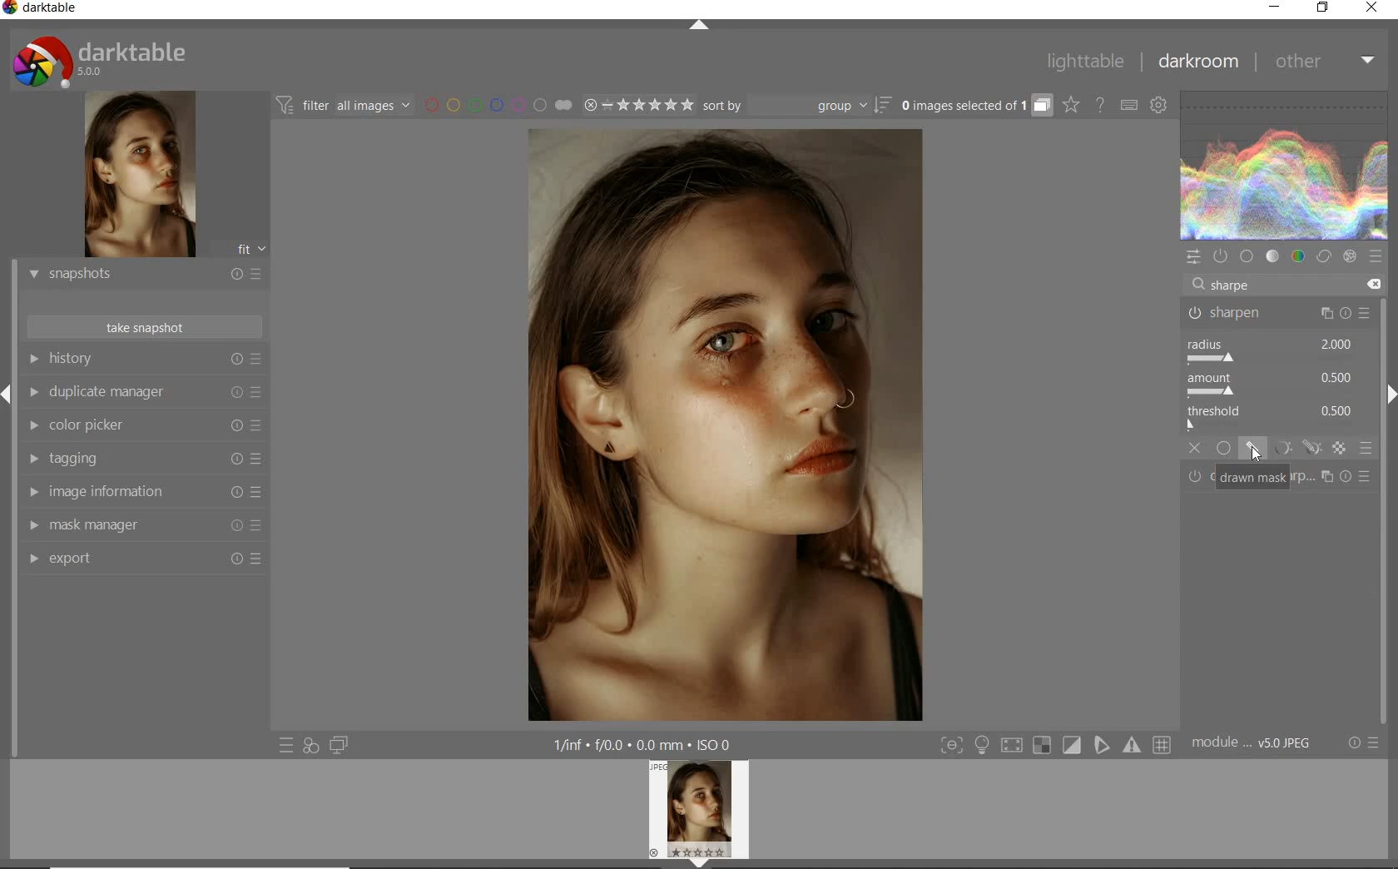 The height and width of the screenshot is (869, 1398). I want to click on image formation, so click(141, 492).